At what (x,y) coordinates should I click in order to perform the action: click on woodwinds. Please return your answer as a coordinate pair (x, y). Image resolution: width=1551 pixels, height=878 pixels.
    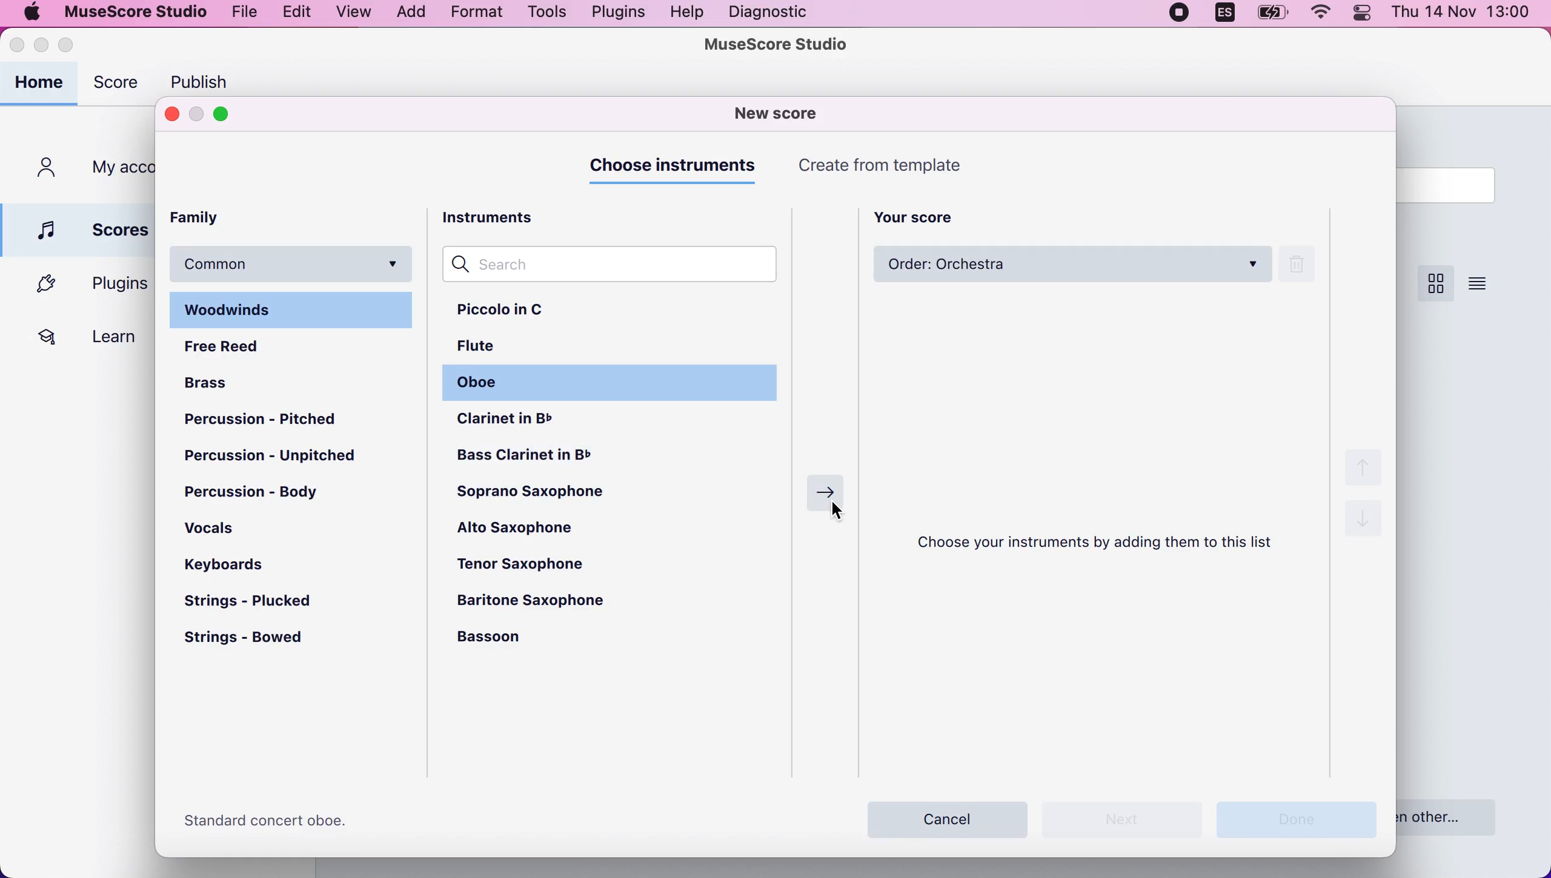
    Looking at the image, I should click on (294, 309).